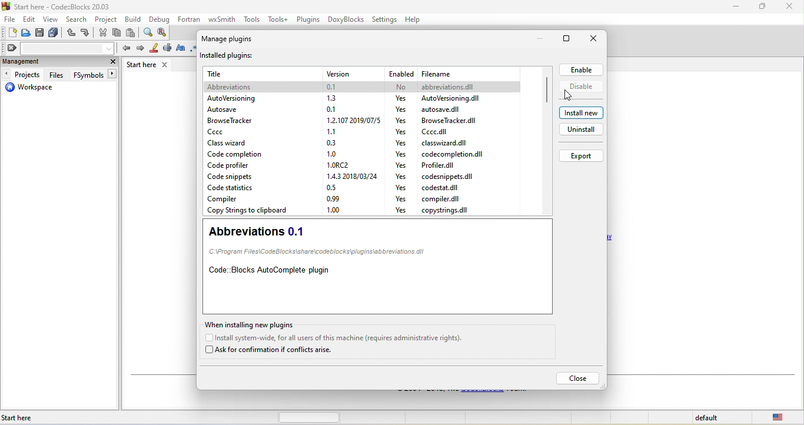 The width and height of the screenshot is (804, 425). I want to click on fsymbols, so click(93, 74).